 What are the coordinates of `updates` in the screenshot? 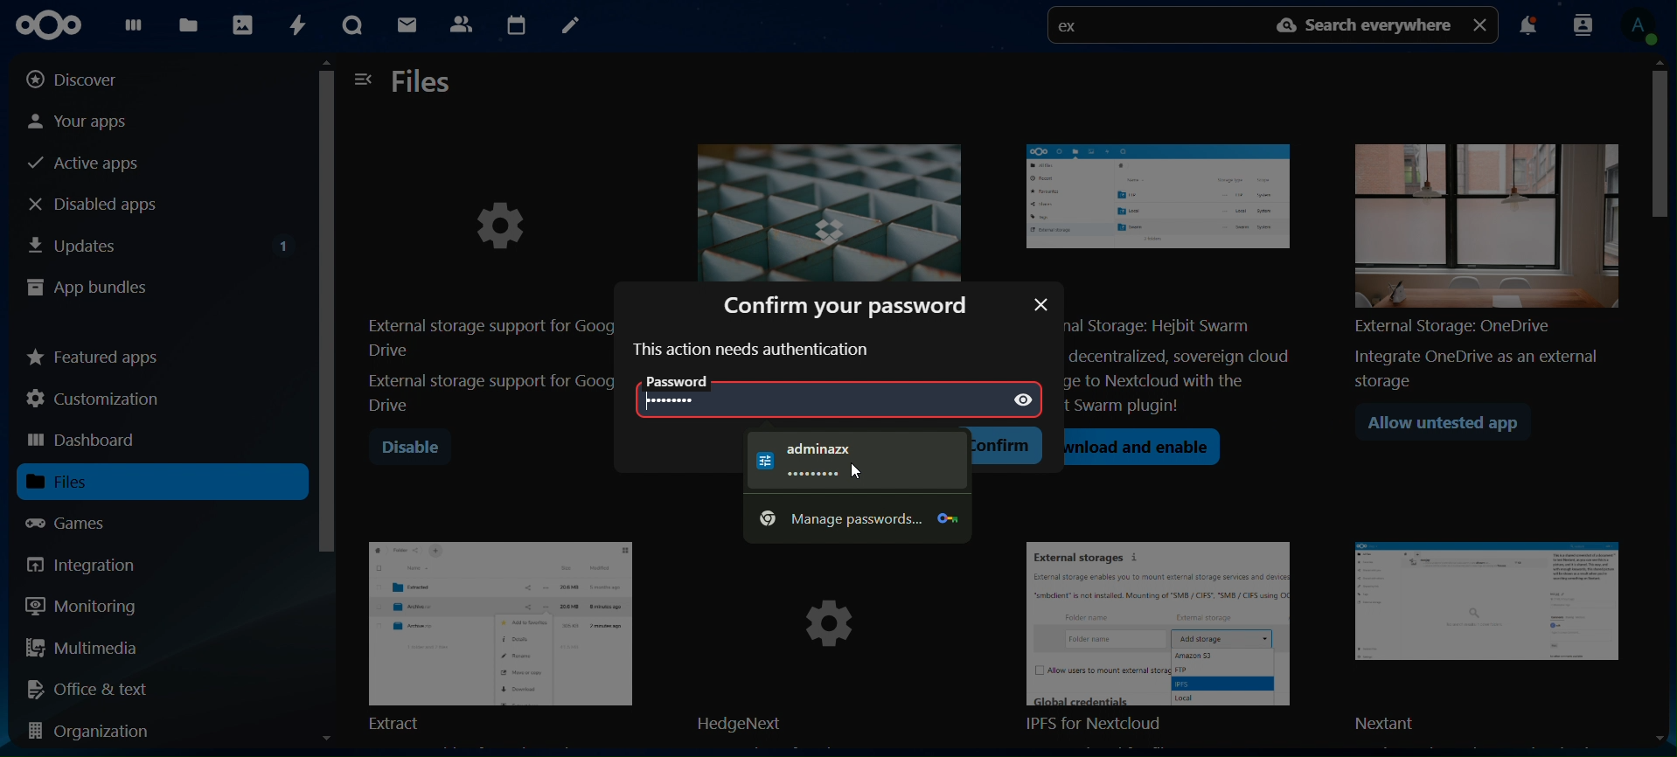 It's located at (161, 242).